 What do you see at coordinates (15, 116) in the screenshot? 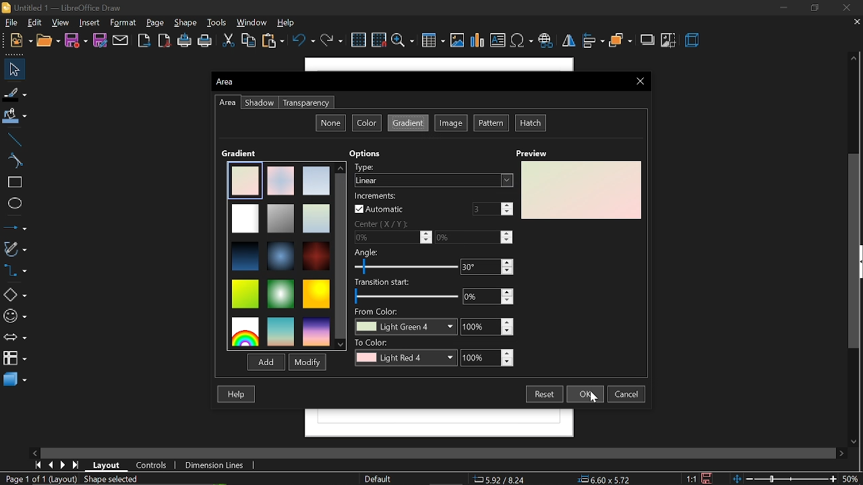
I see `fill color` at bounding box center [15, 116].